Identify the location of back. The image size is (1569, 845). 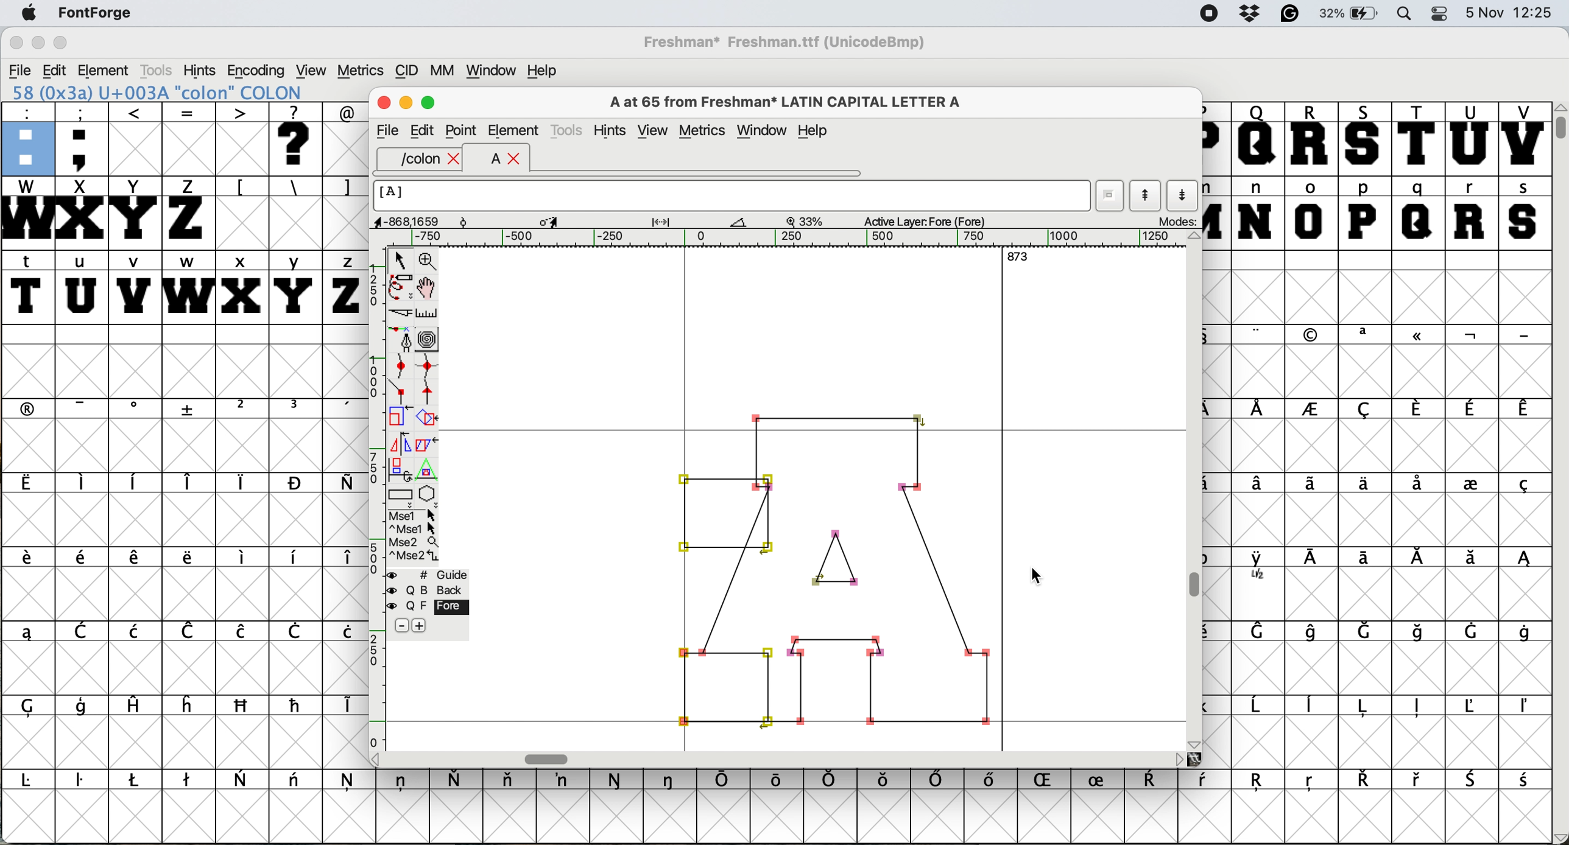
(425, 588).